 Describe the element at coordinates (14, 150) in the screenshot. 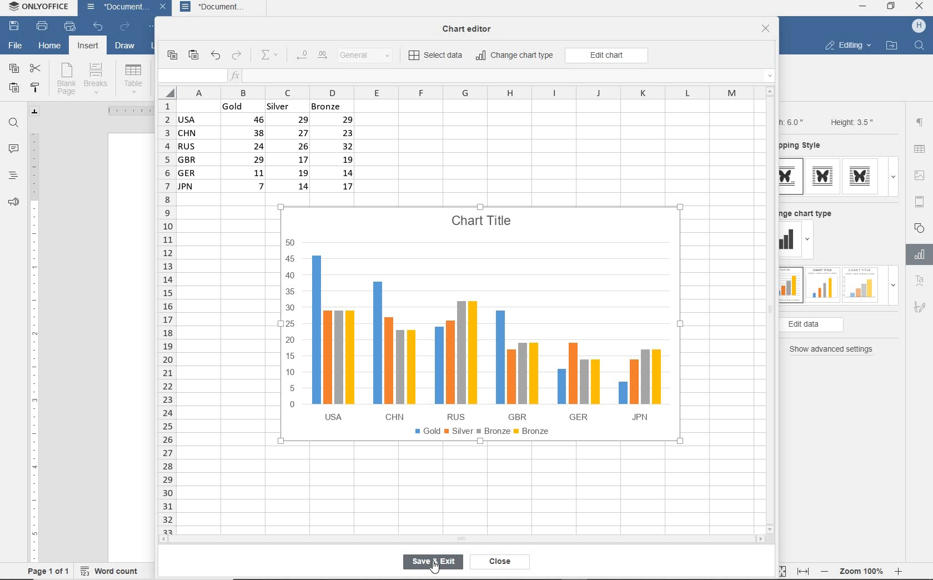

I see `comments` at that location.